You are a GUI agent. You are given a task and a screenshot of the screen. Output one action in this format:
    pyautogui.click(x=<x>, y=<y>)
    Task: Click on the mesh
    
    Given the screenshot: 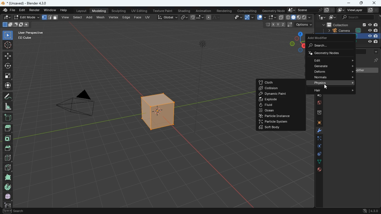 What is the action you would take?
    pyautogui.click(x=101, y=17)
    